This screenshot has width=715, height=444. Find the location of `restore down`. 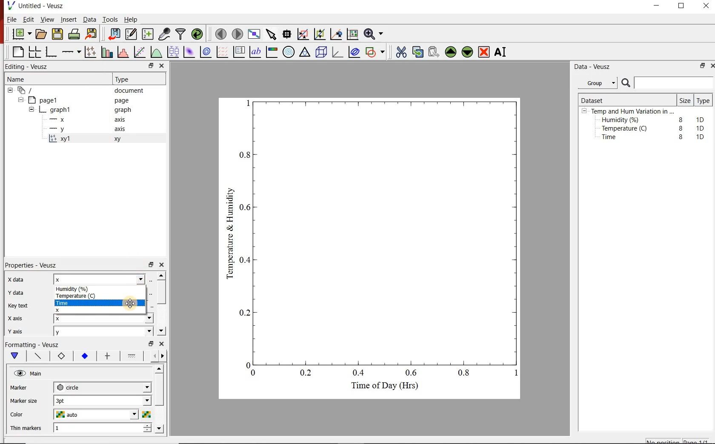

restore down is located at coordinates (149, 344).